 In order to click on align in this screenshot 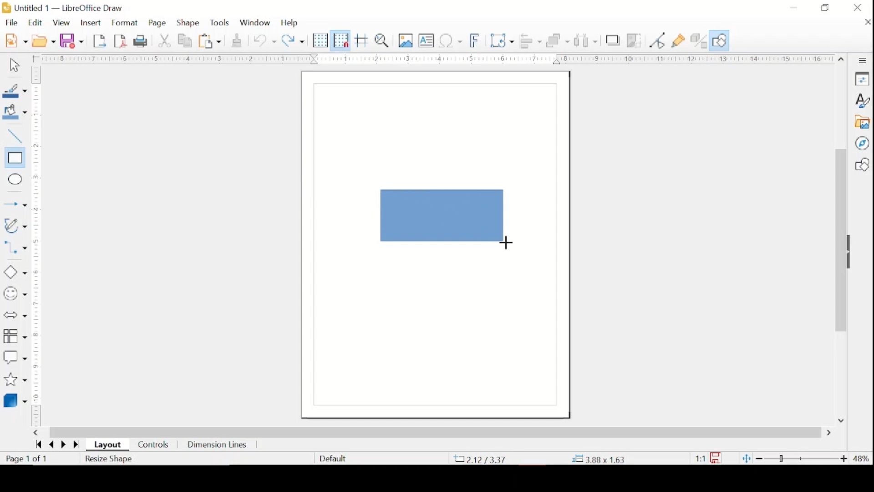, I will do `click(530, 41)`.